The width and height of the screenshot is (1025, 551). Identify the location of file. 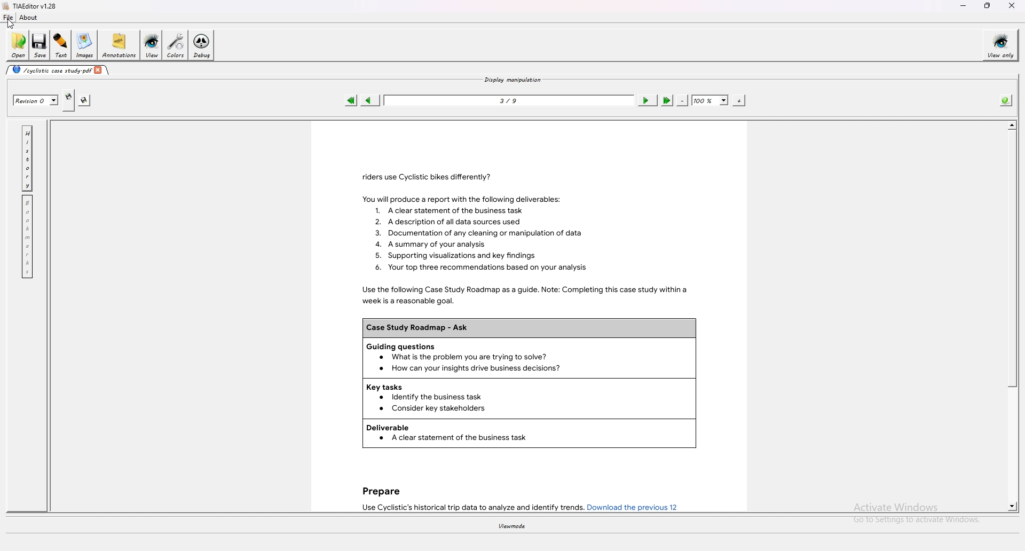
(8, 18).